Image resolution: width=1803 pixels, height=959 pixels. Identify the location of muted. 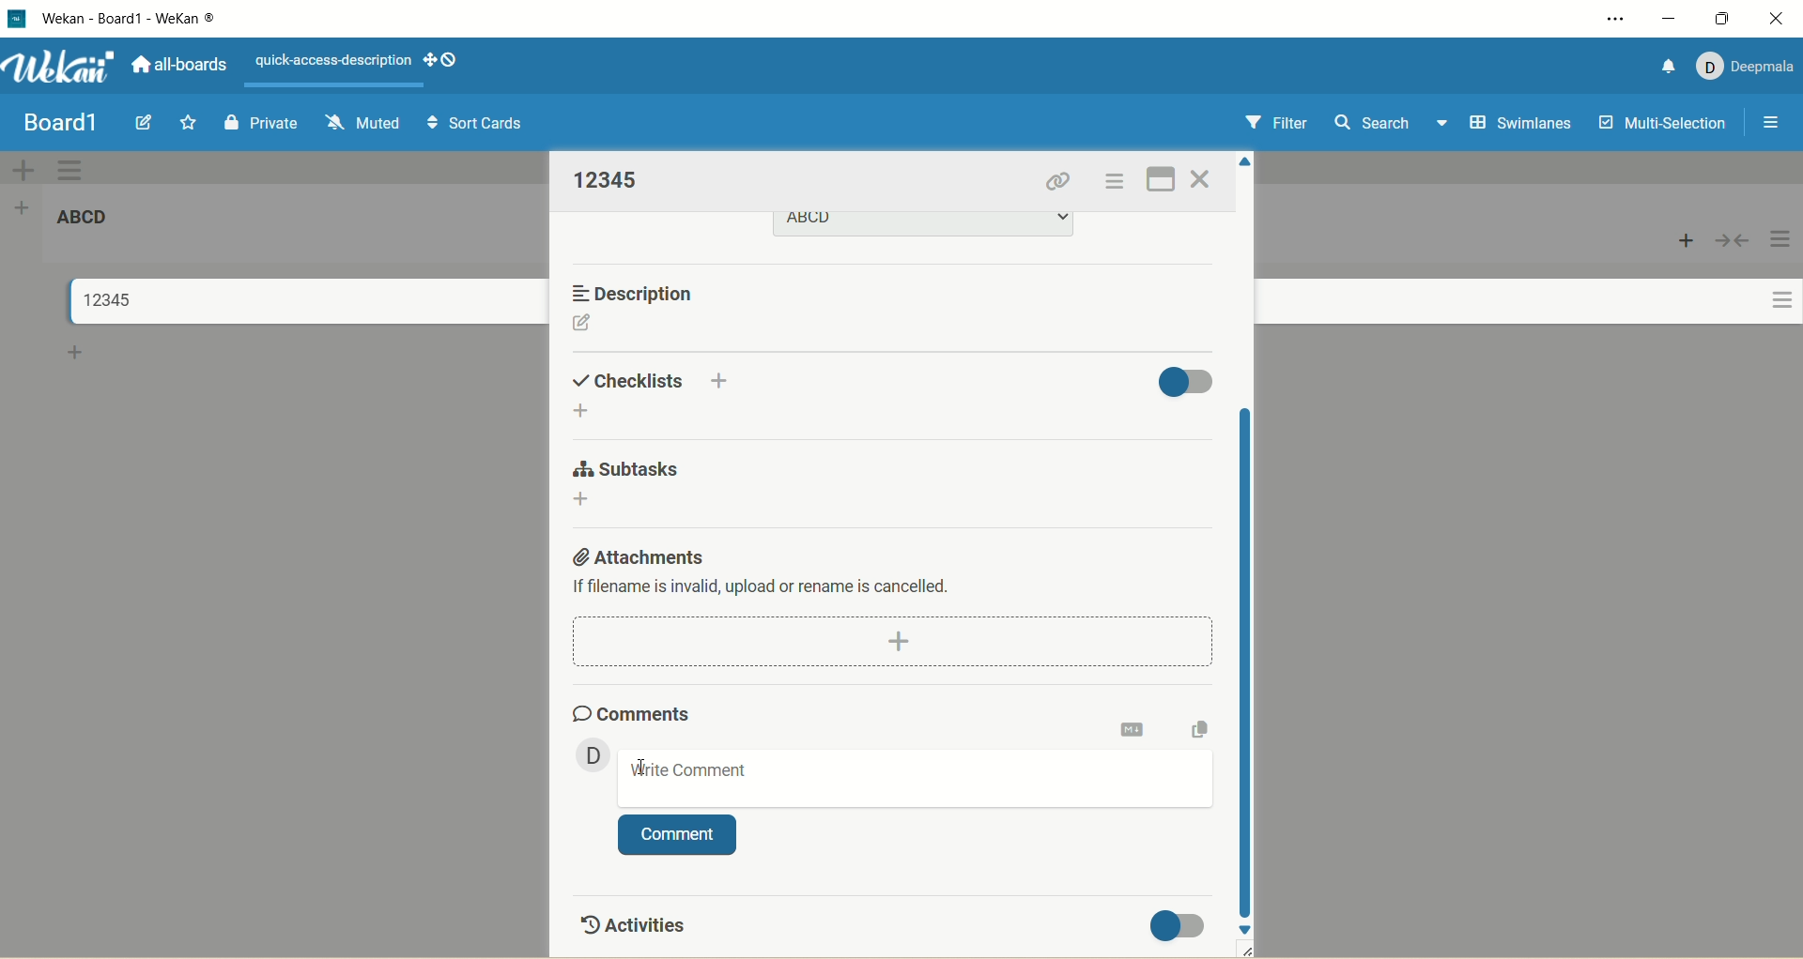
(359, 120).